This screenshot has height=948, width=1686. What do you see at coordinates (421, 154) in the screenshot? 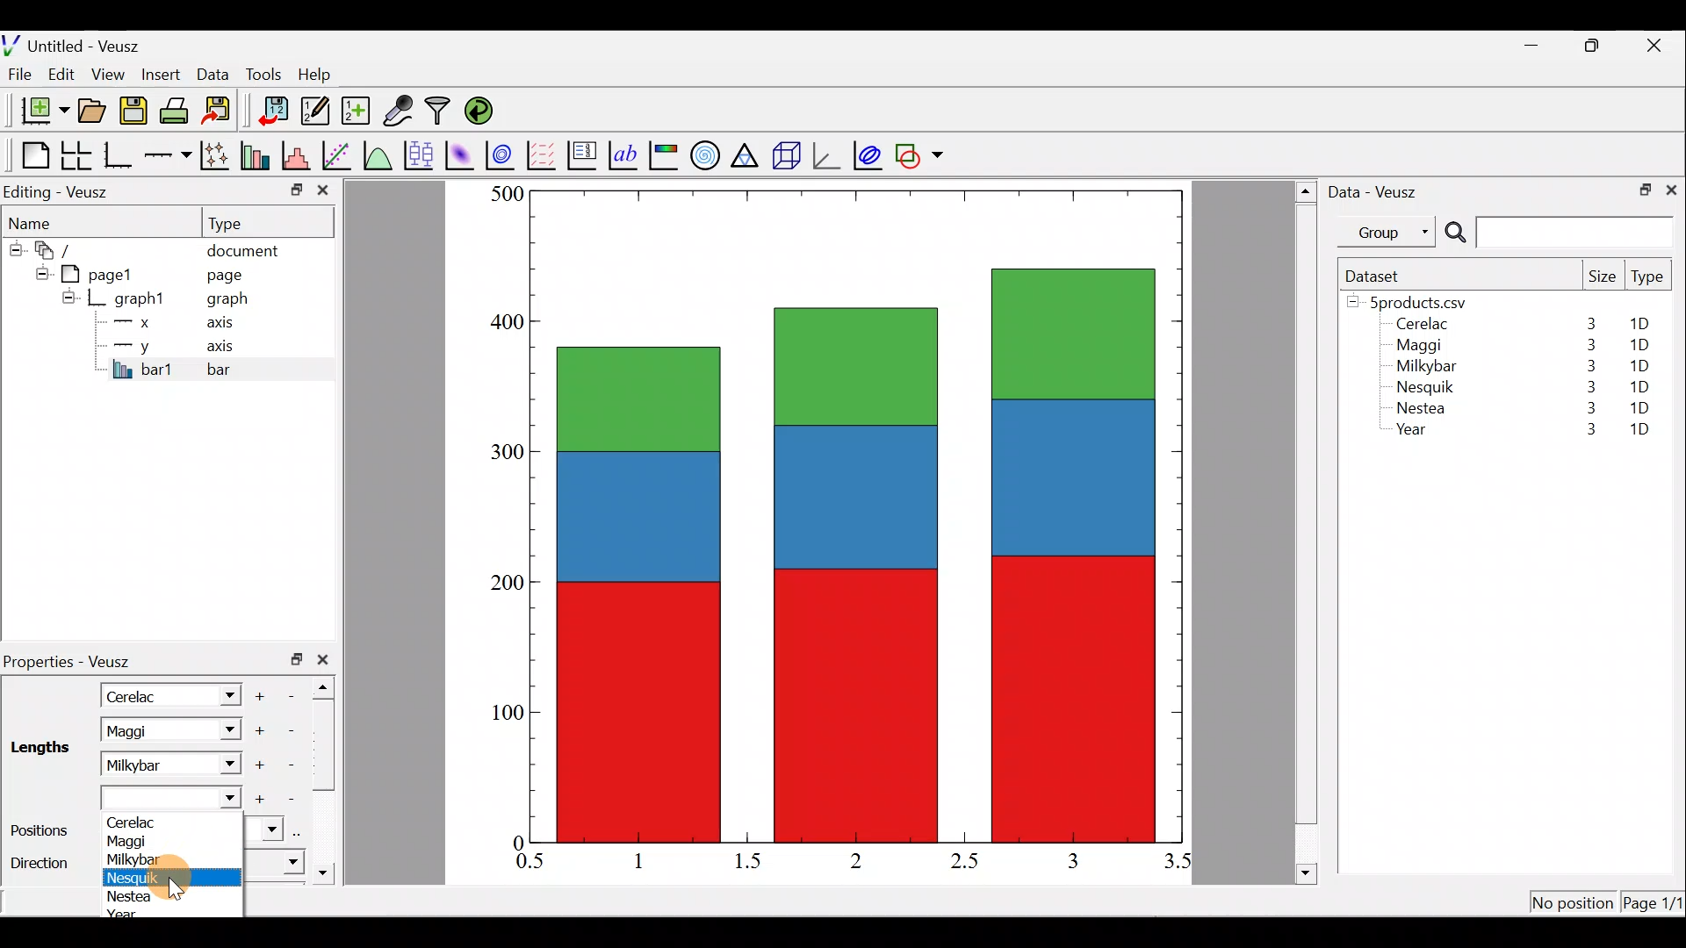
I see `Plot box plots` at bounding box center [421, 154].